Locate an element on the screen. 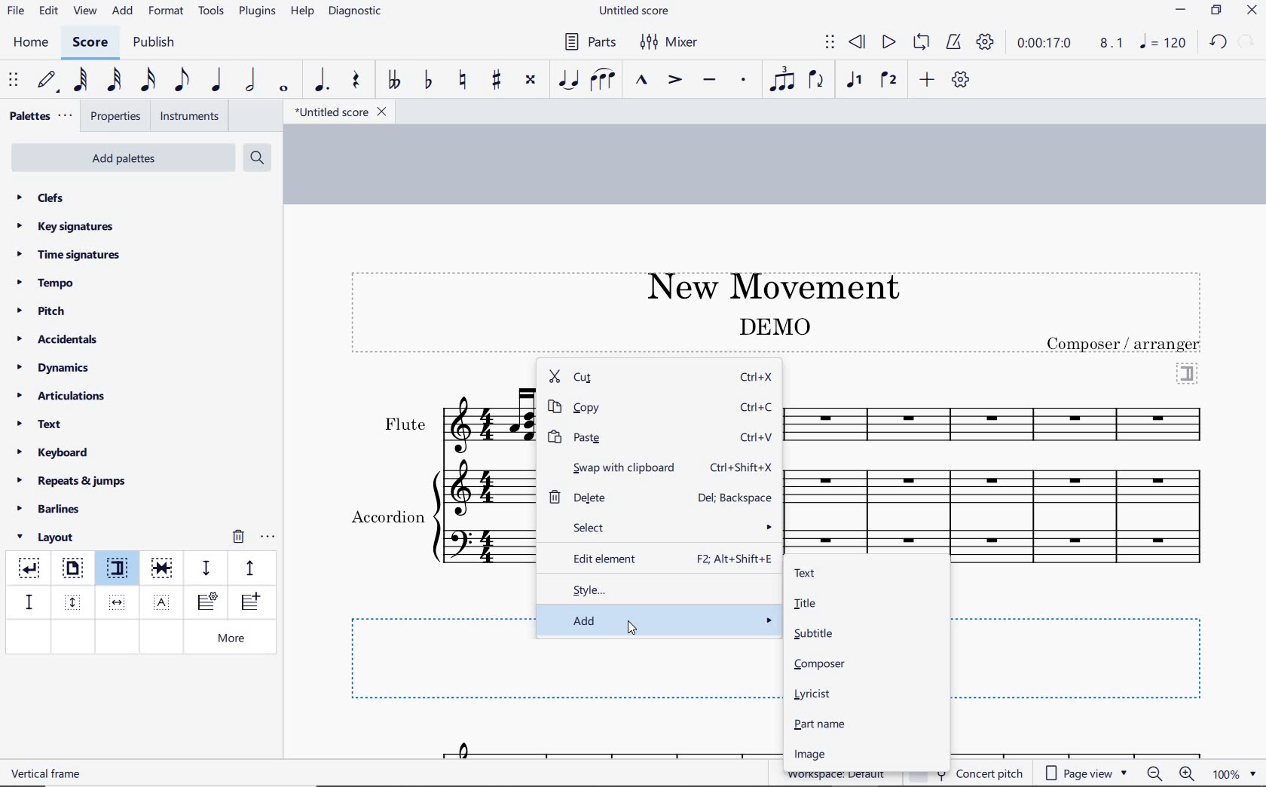 The height and width of the screenshot is (787, 1266). staff spacer sown is located at coordinates (206, 568).